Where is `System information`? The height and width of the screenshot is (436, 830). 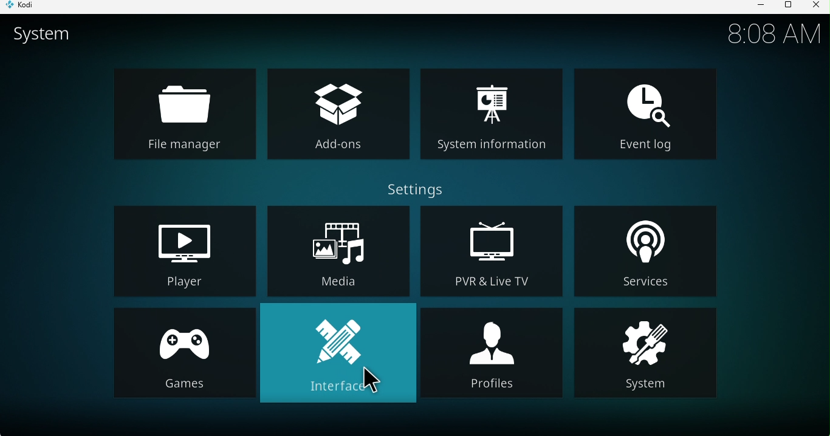
System information is located at coordinates (489, 113).